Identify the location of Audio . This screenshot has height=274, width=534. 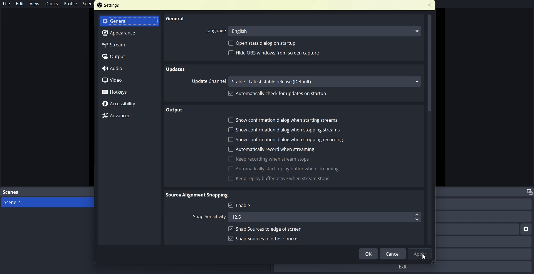
(129, 68).